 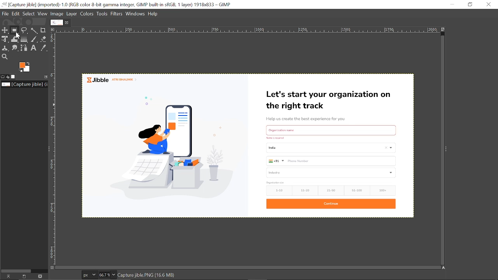 What do you see at coordinates (454, 4) in the screenshot?
I see `Minimize` at bounding box center [454, 4].